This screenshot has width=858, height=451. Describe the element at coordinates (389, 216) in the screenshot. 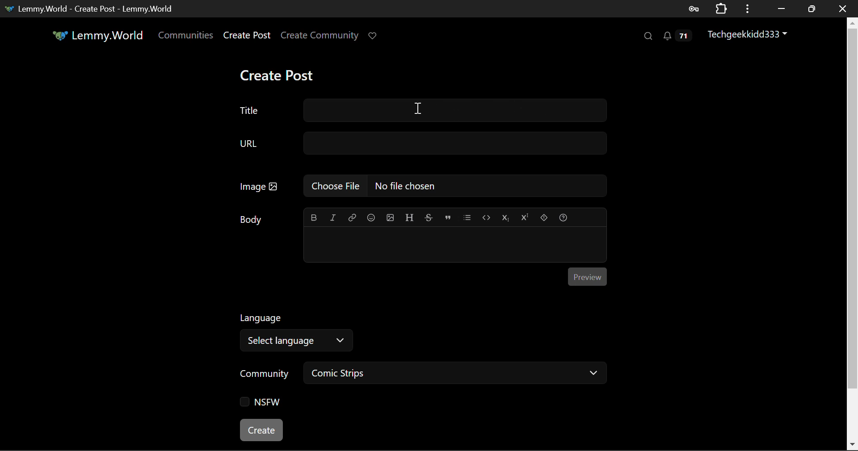

I see `upload image` at that location.